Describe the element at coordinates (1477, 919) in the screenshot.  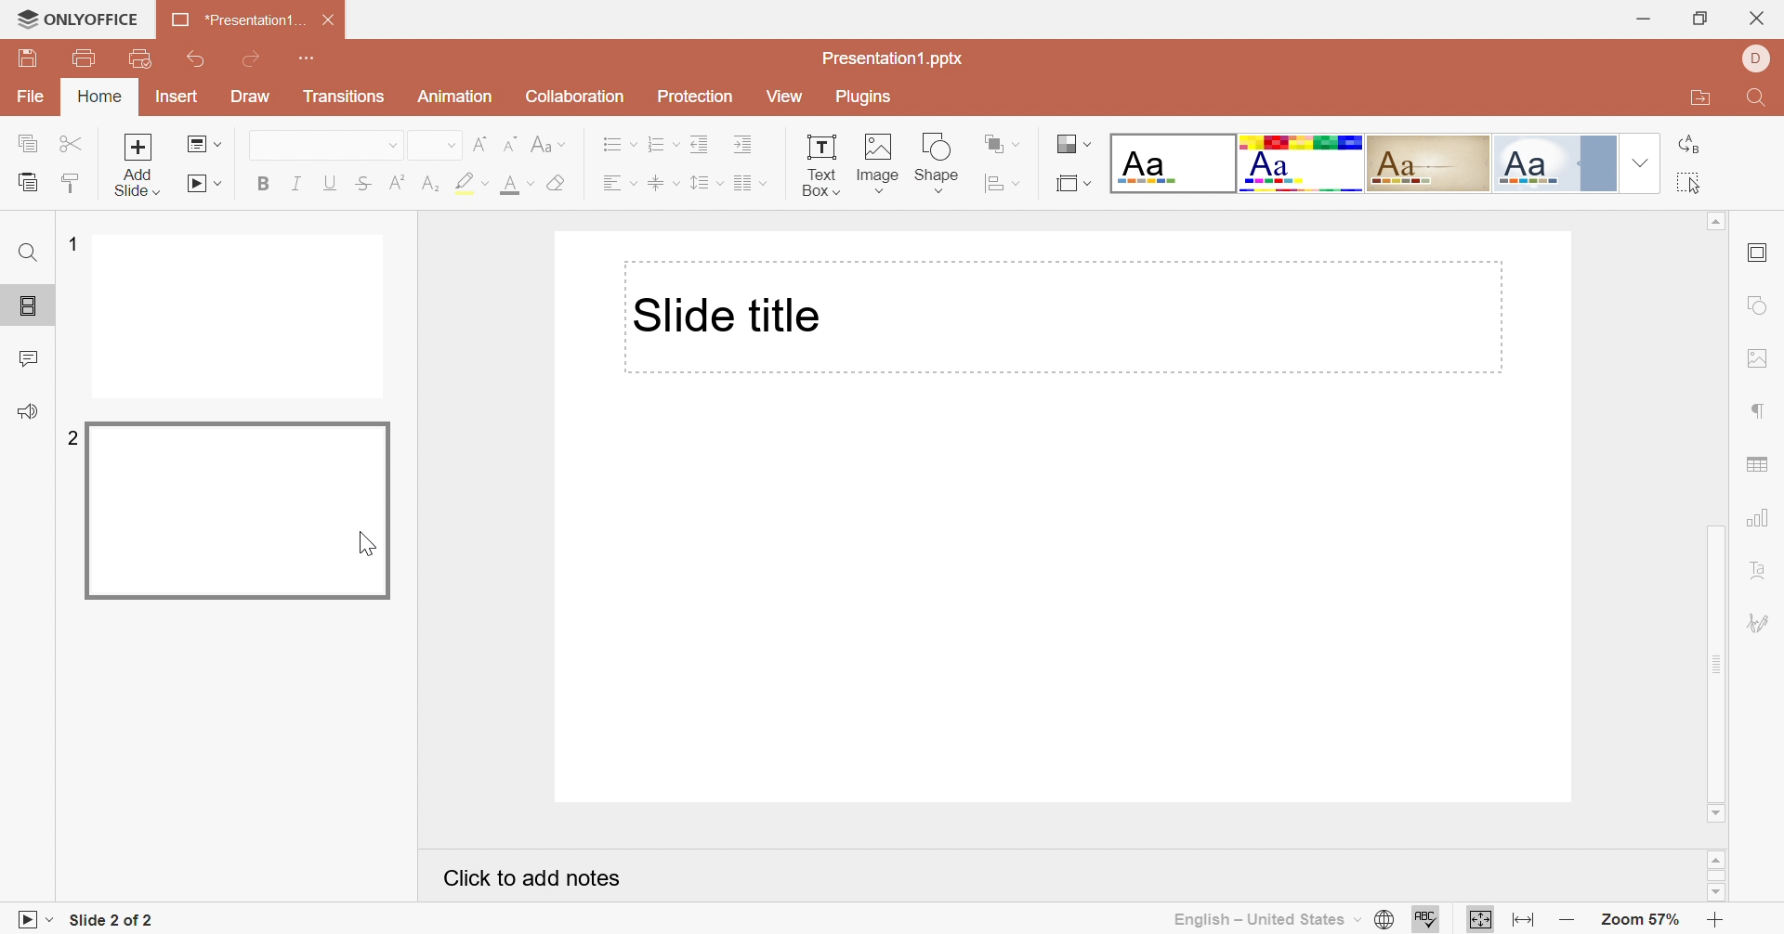
I see `Fit to Slide` at that location.